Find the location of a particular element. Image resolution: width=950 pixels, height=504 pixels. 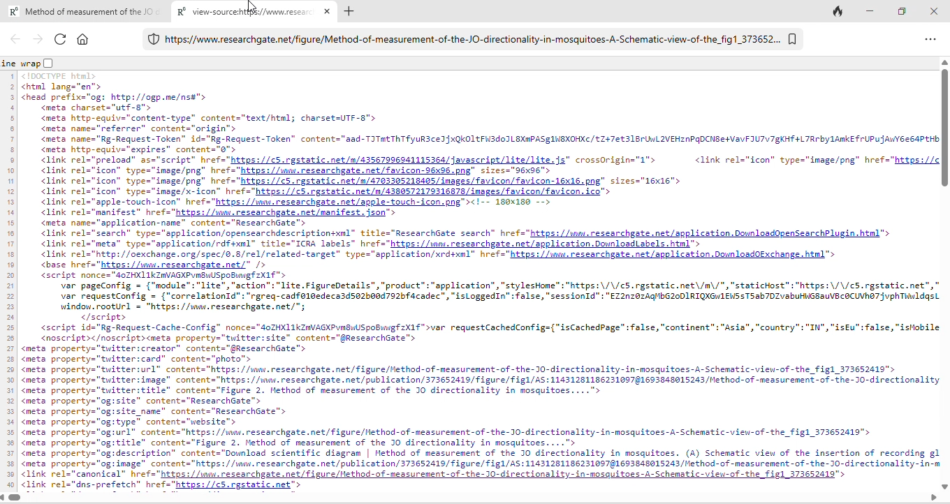

move right is located at coordinates (936, 497).